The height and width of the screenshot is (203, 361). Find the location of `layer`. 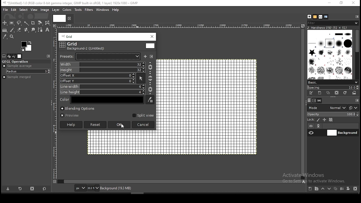

layer is located at coordinates (342, 133).